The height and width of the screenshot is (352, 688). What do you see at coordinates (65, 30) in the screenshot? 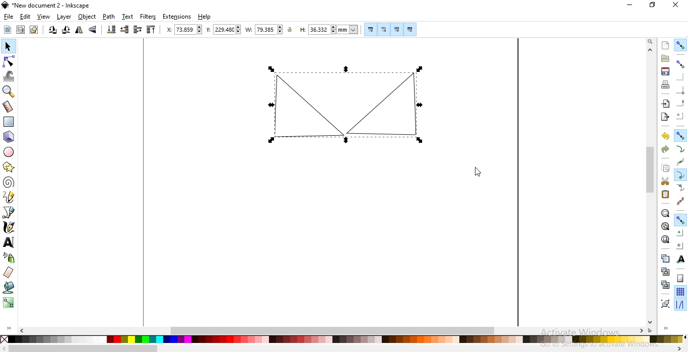
I see `rotate 90 clockwise` at bounding box center [65, 30].